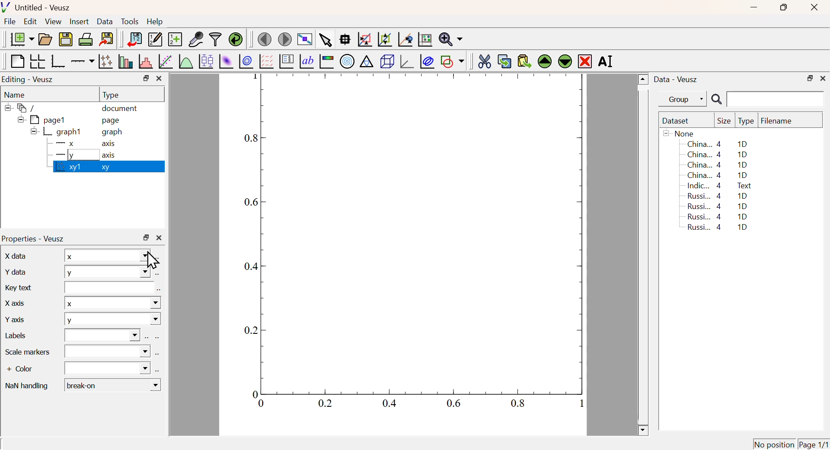 The height and width of the screenshot is (450, 830). What do you see at coordinates (226, 62) in the screenshot?
I see `Plot 2D set as image` at bounding box center [226, 62].